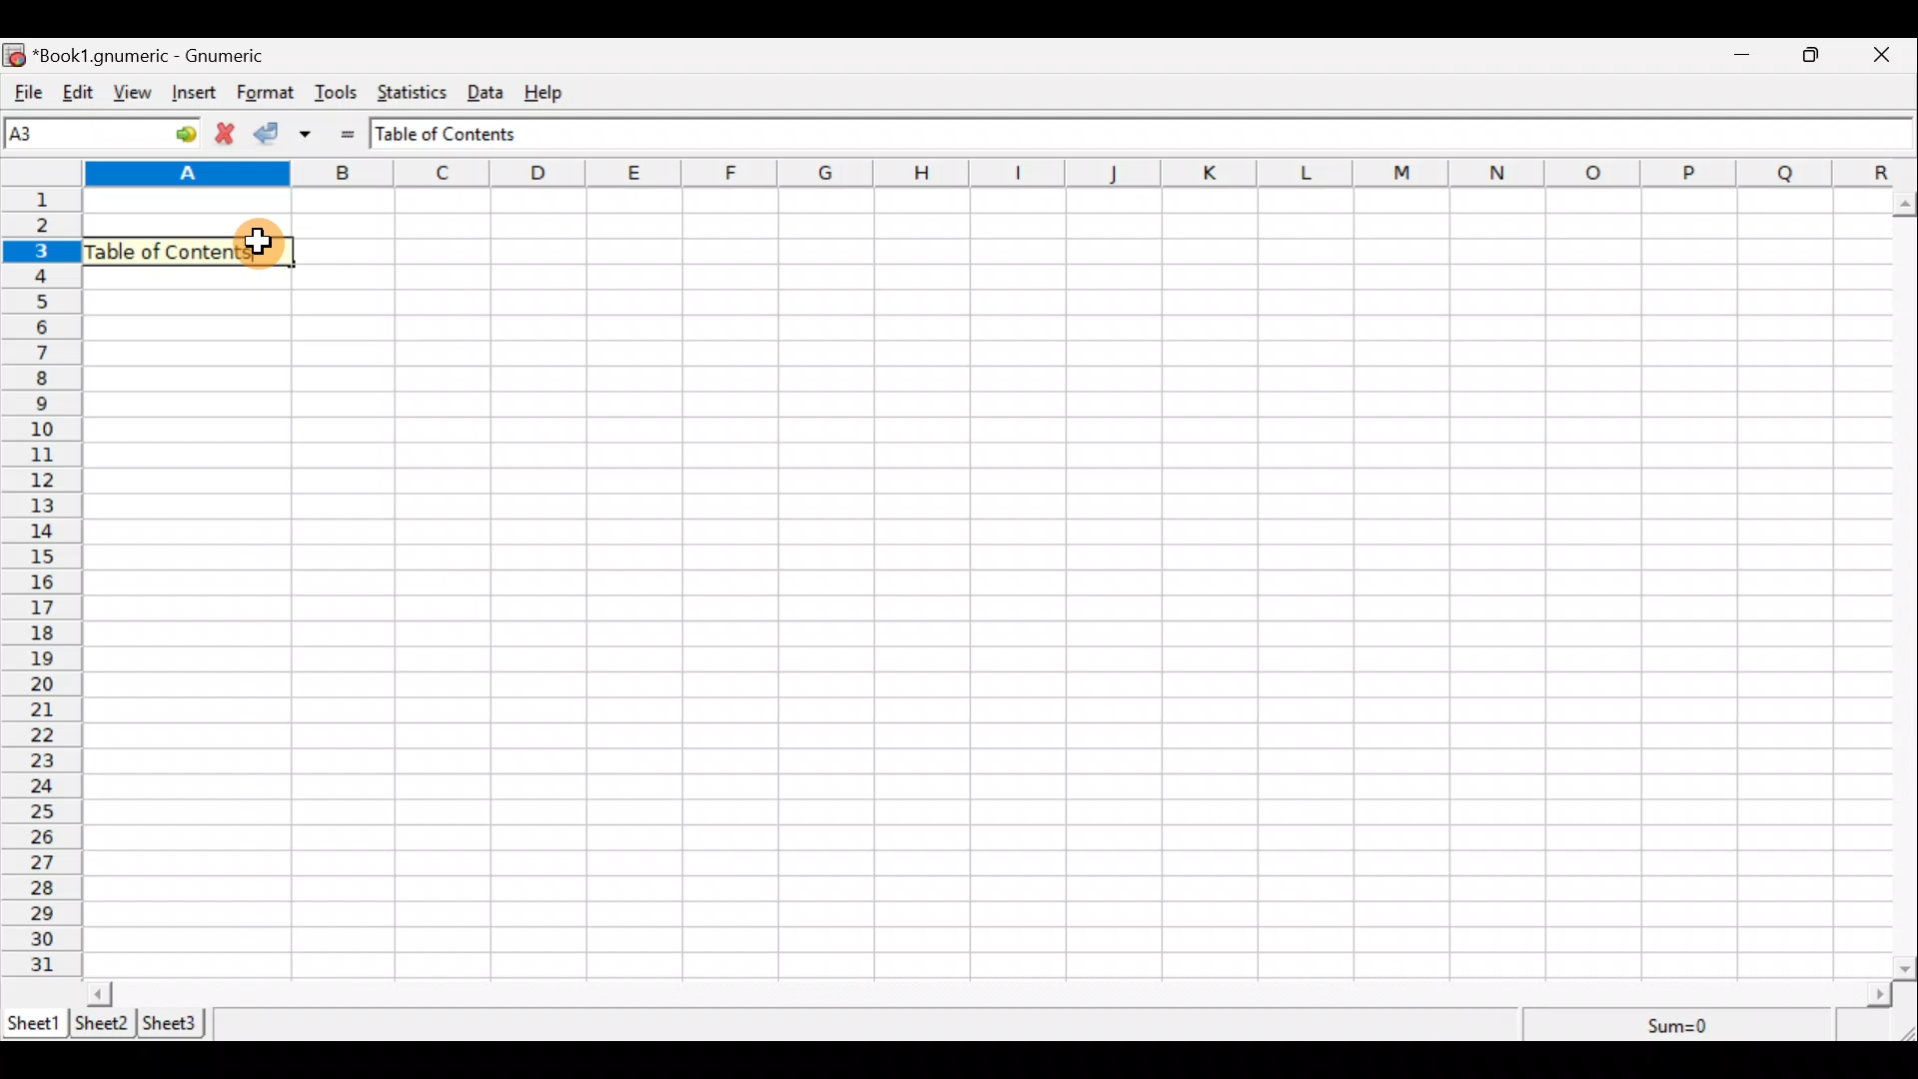  I want to click on Accept change in multiple cells, so click(313, 134).